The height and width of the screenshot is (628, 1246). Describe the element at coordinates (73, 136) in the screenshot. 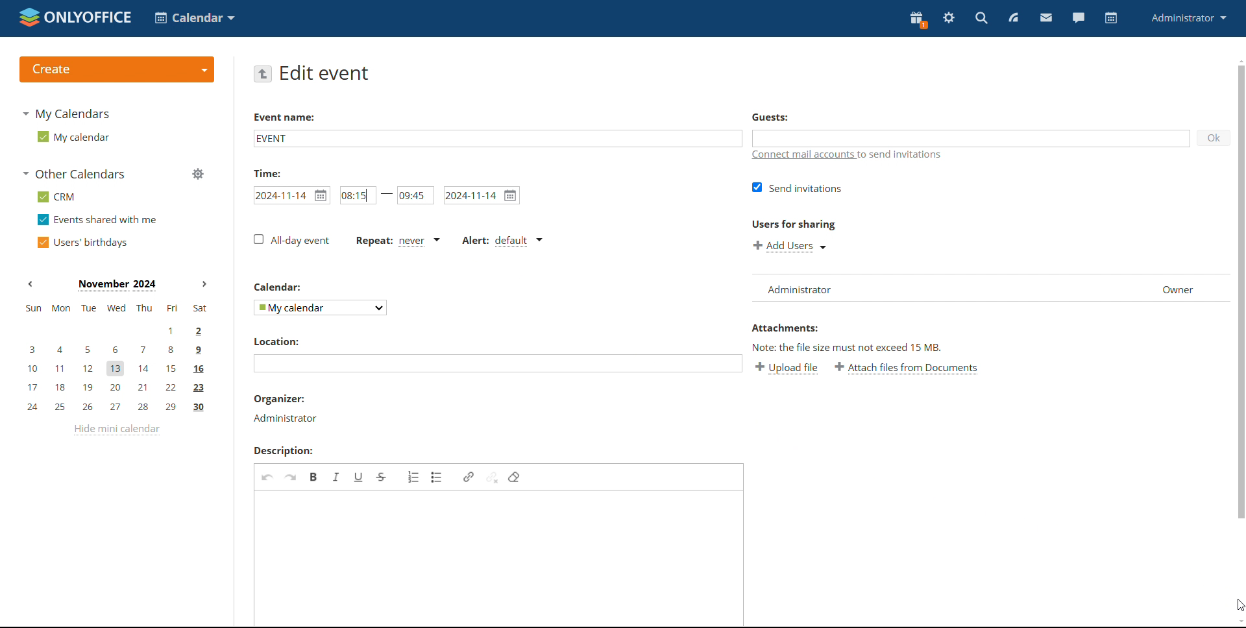

I see `my calendar` at that location.